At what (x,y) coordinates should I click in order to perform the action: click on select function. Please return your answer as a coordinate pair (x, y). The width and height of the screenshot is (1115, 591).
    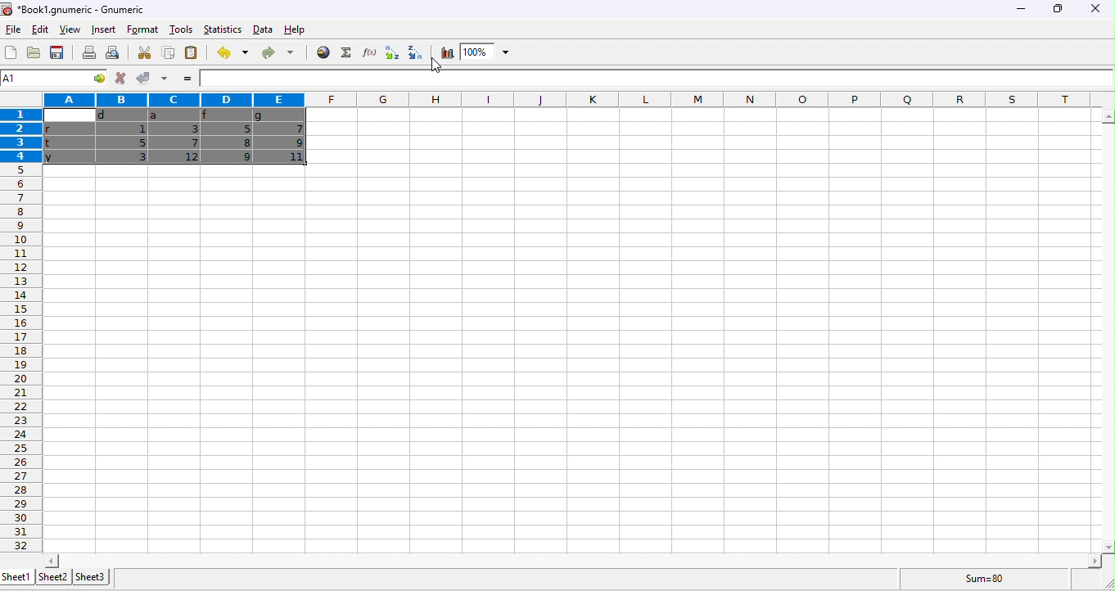
    Looking at the image, I should click on (345, 52).